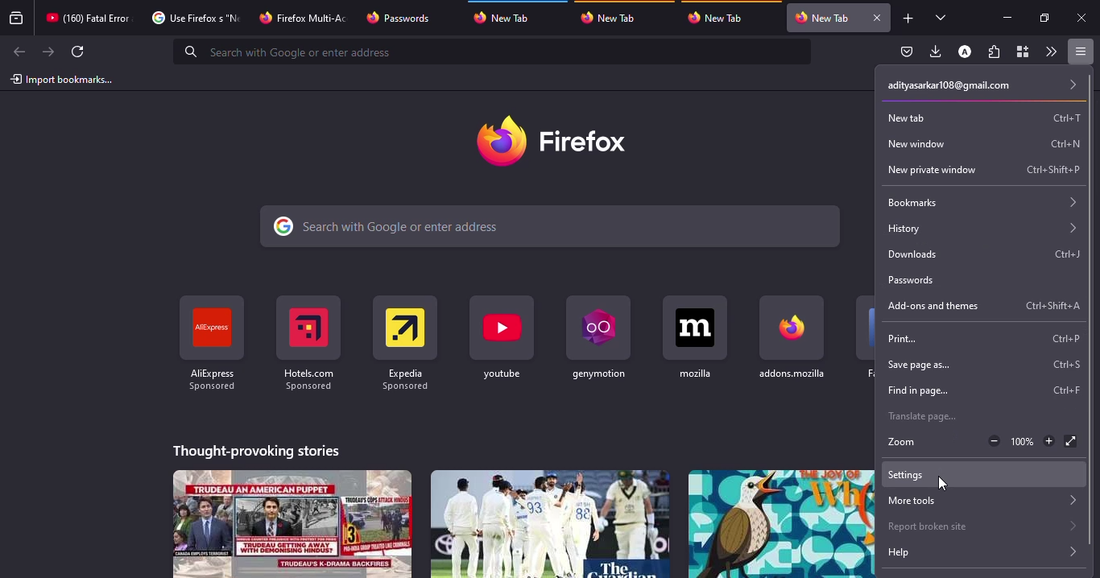  What do you see at coordinates (928, 169) in the screenshot?
I see `private` at bounding box center [928, 169].